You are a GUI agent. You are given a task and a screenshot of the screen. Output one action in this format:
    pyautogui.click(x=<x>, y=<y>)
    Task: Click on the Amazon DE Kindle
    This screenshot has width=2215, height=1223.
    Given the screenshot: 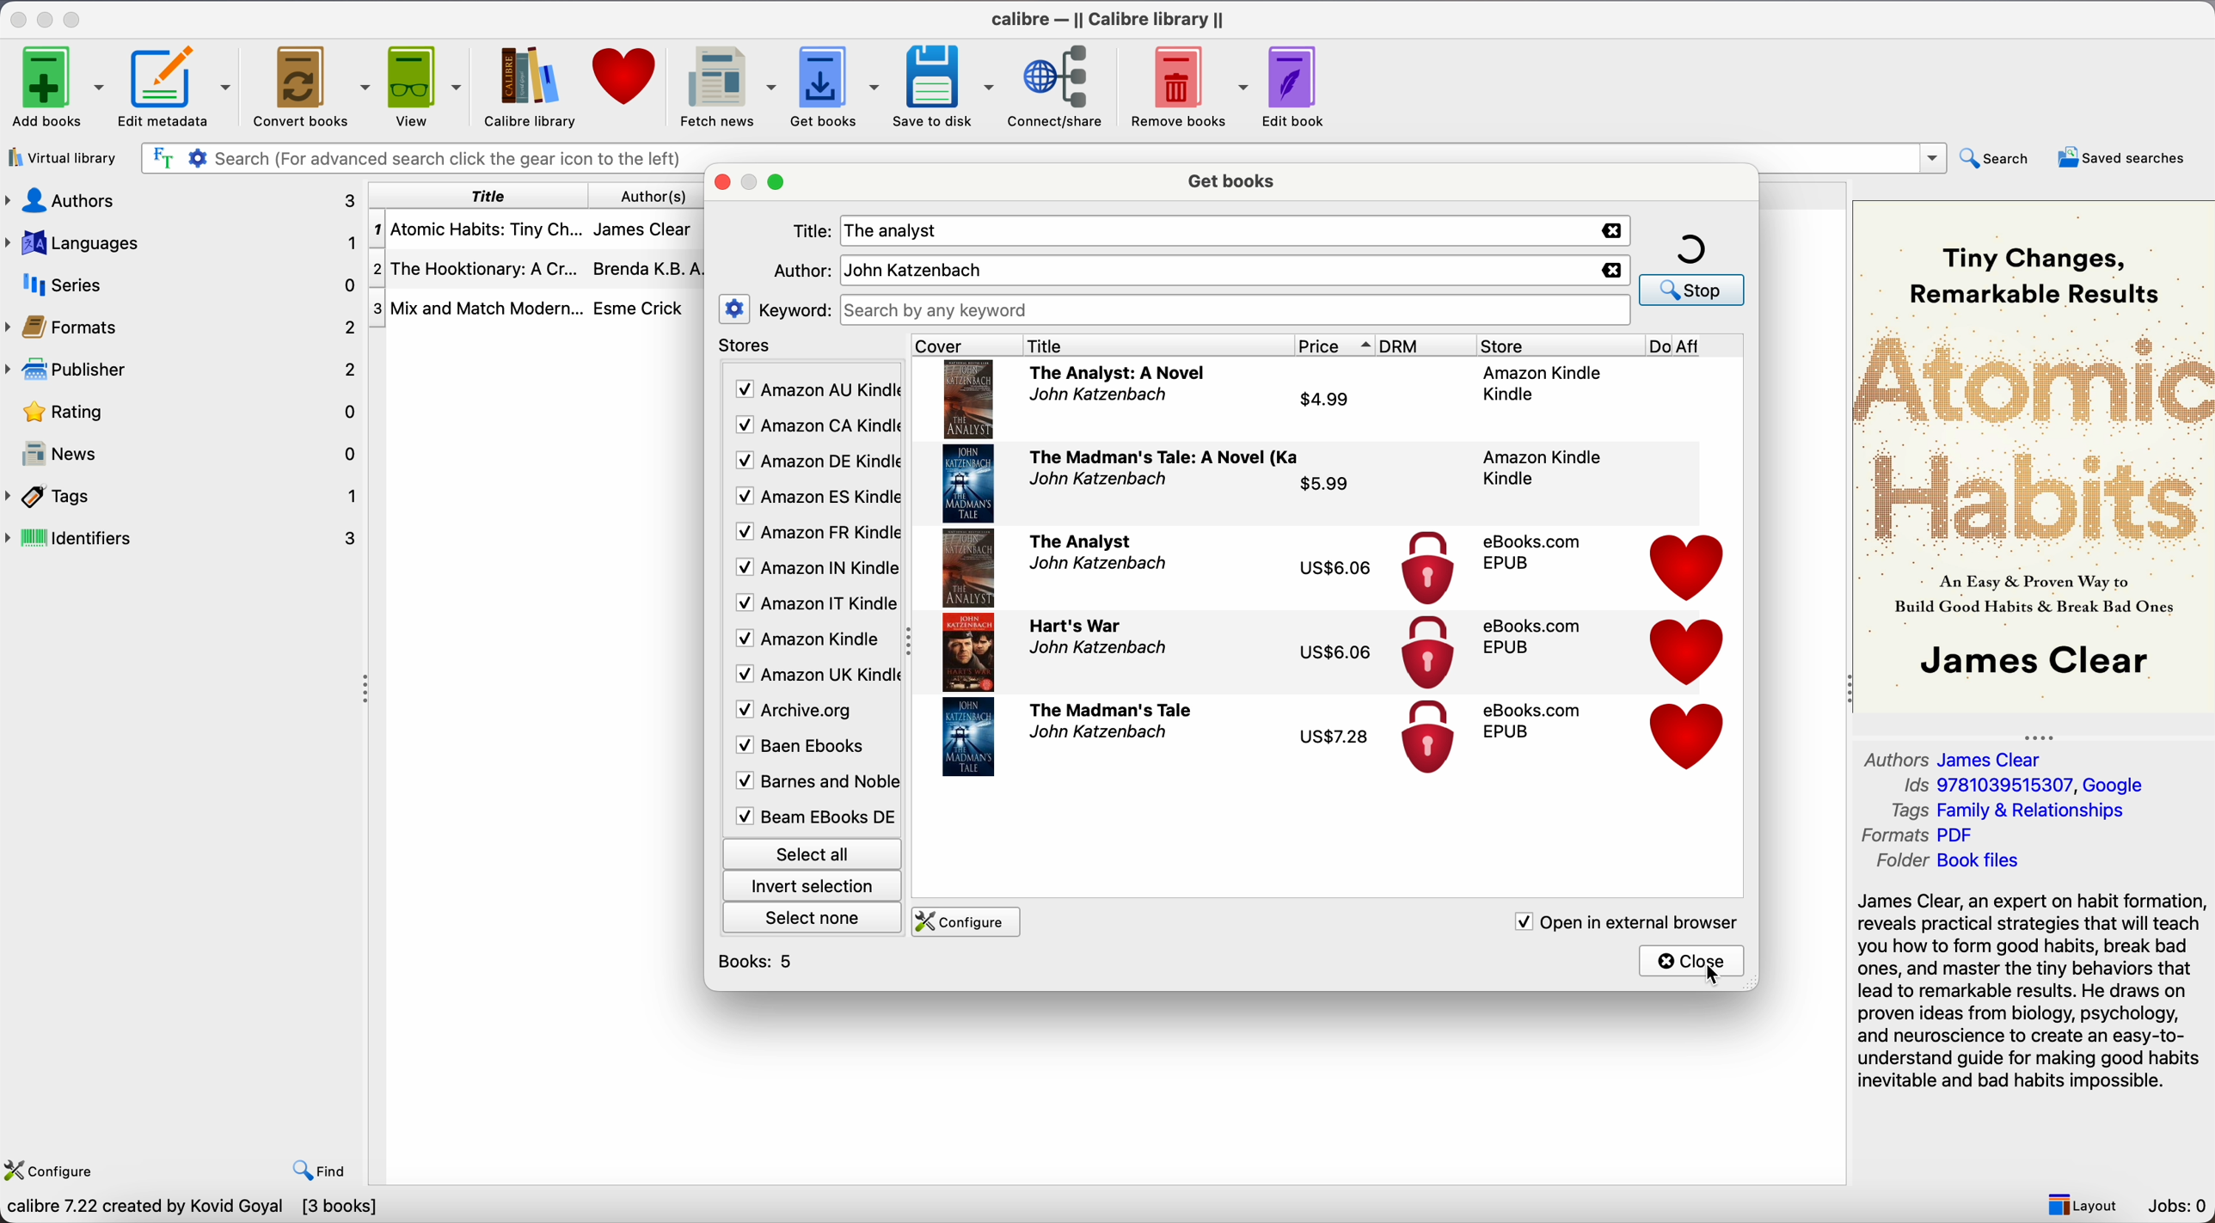 What is the action you would take?
    pyautogui.click(x=815, y=463)
    